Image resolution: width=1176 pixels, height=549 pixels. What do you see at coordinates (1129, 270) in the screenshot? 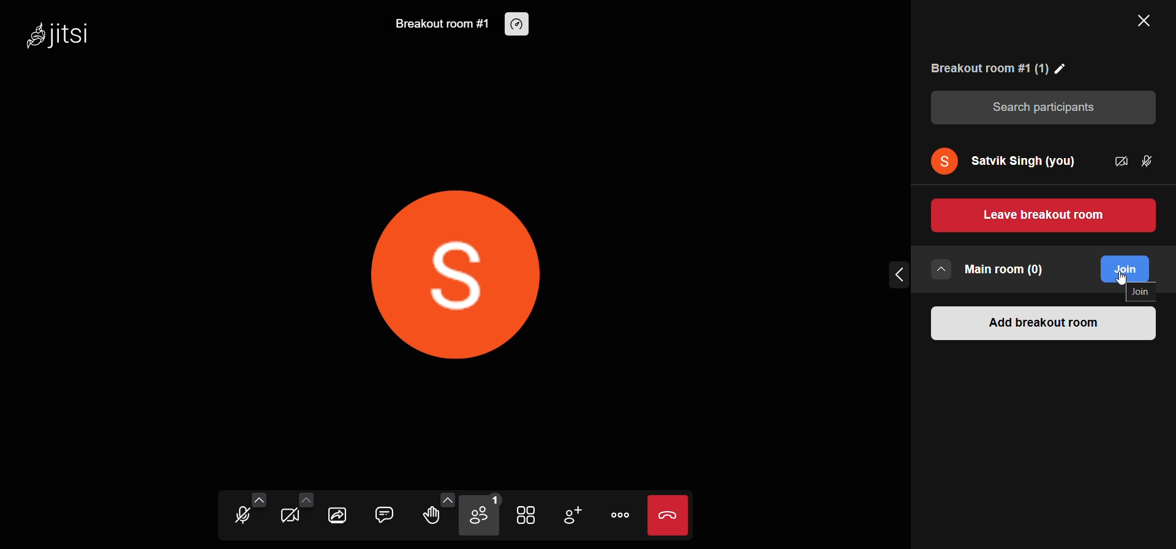
I see `join` at bounding box center [1129, 270].